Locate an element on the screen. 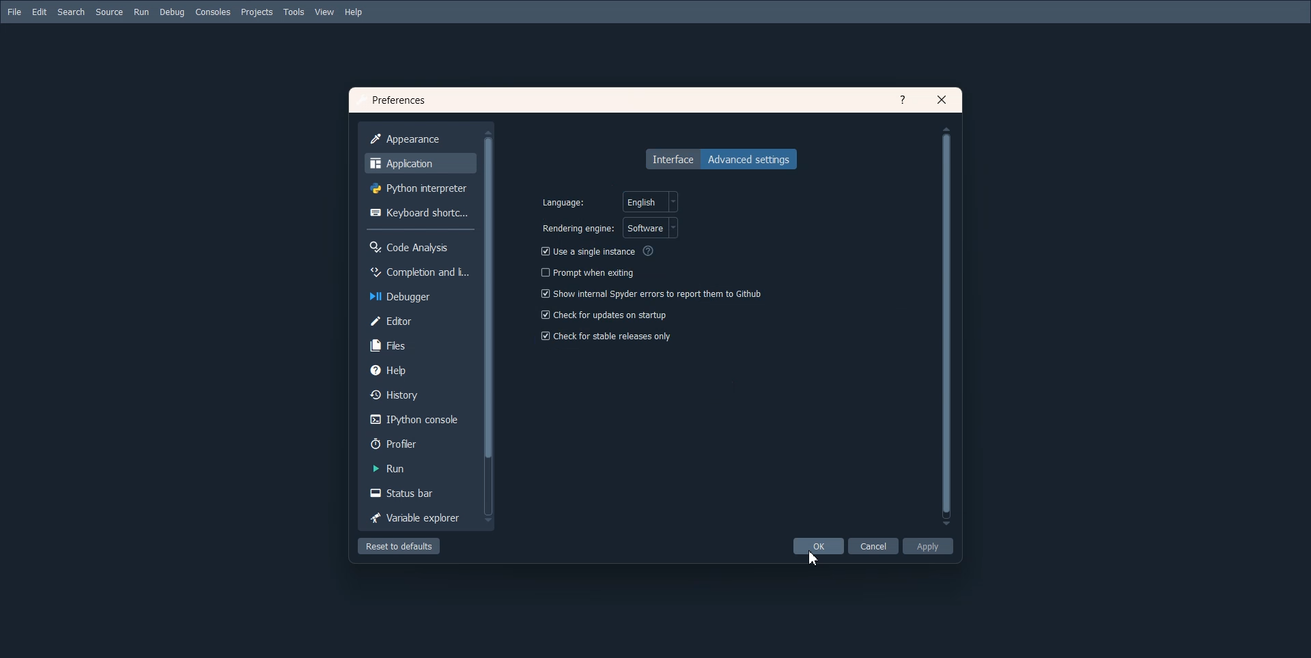 Image resolution: width=1311 pixels, height=658 pixels. Prompt when exiting  is located at coordinates (588, 272).